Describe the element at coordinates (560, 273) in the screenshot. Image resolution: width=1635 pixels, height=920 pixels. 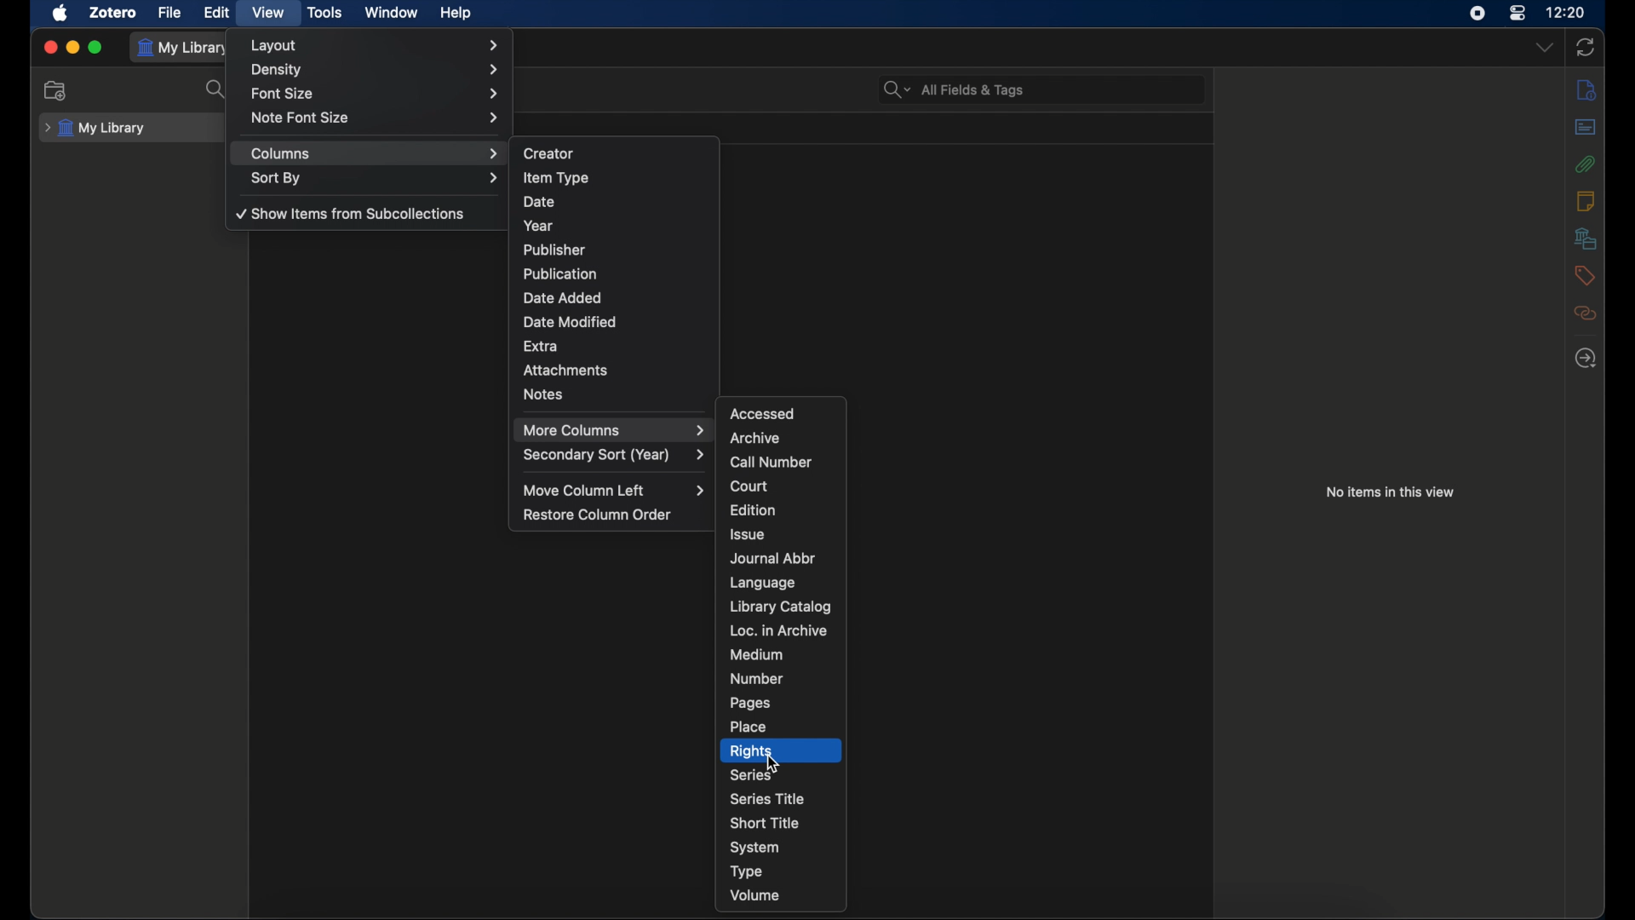
I see `publication` at that location.